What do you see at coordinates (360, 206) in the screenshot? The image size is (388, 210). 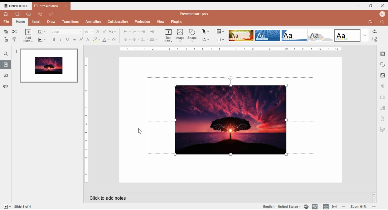 I see `Zoom` at bounding box center [360, 206].